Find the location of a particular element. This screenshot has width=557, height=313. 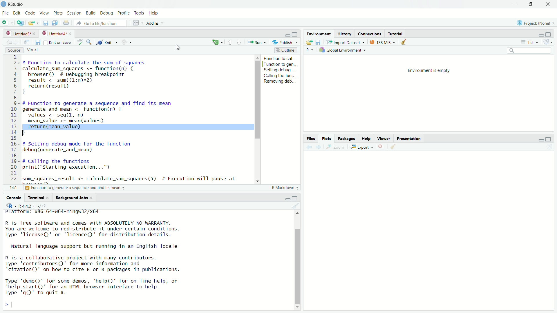

minimize is located at coordinates (285, 35).